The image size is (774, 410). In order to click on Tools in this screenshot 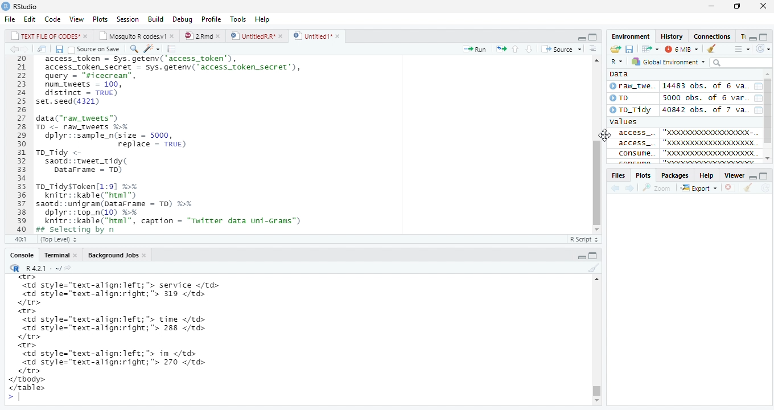, I will do `click(237, 18)`.